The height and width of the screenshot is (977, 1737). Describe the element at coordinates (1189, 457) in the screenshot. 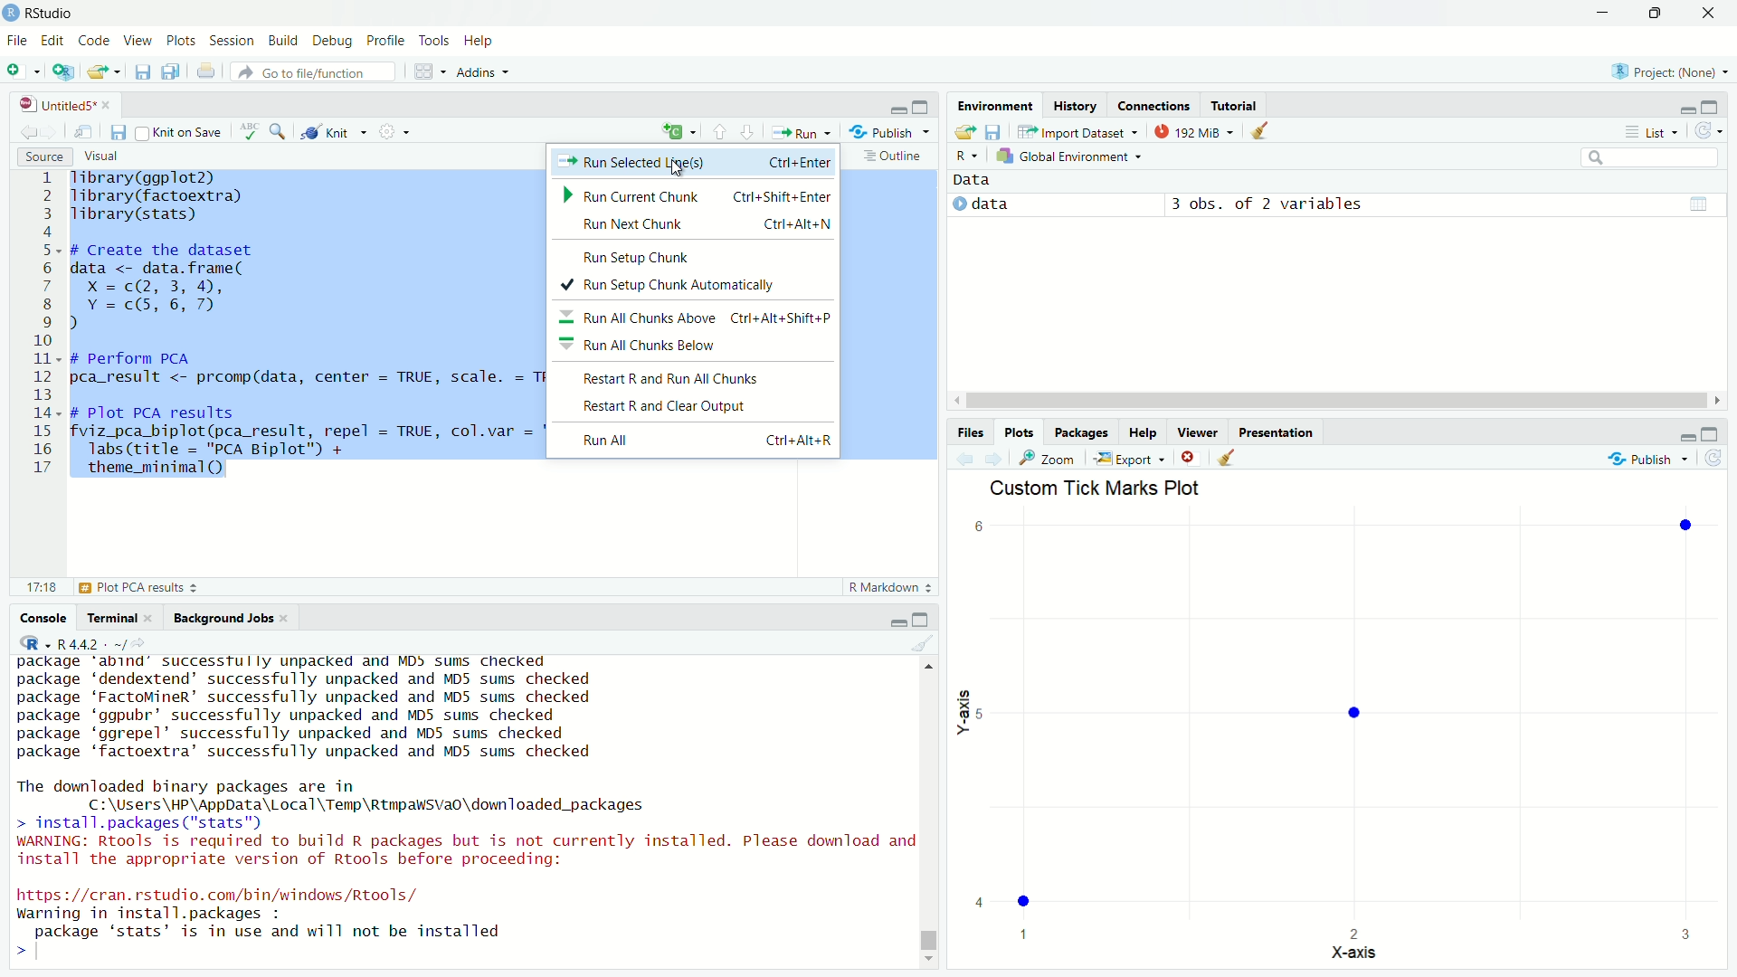

I see `remove the current plot` at that location.